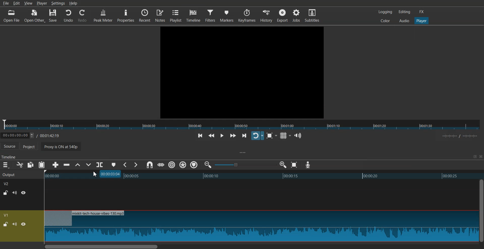 This screenshot has height=249, width=484. Describe the element at coordinates (422, 12) in the screenshot. I see `FX` at that location.